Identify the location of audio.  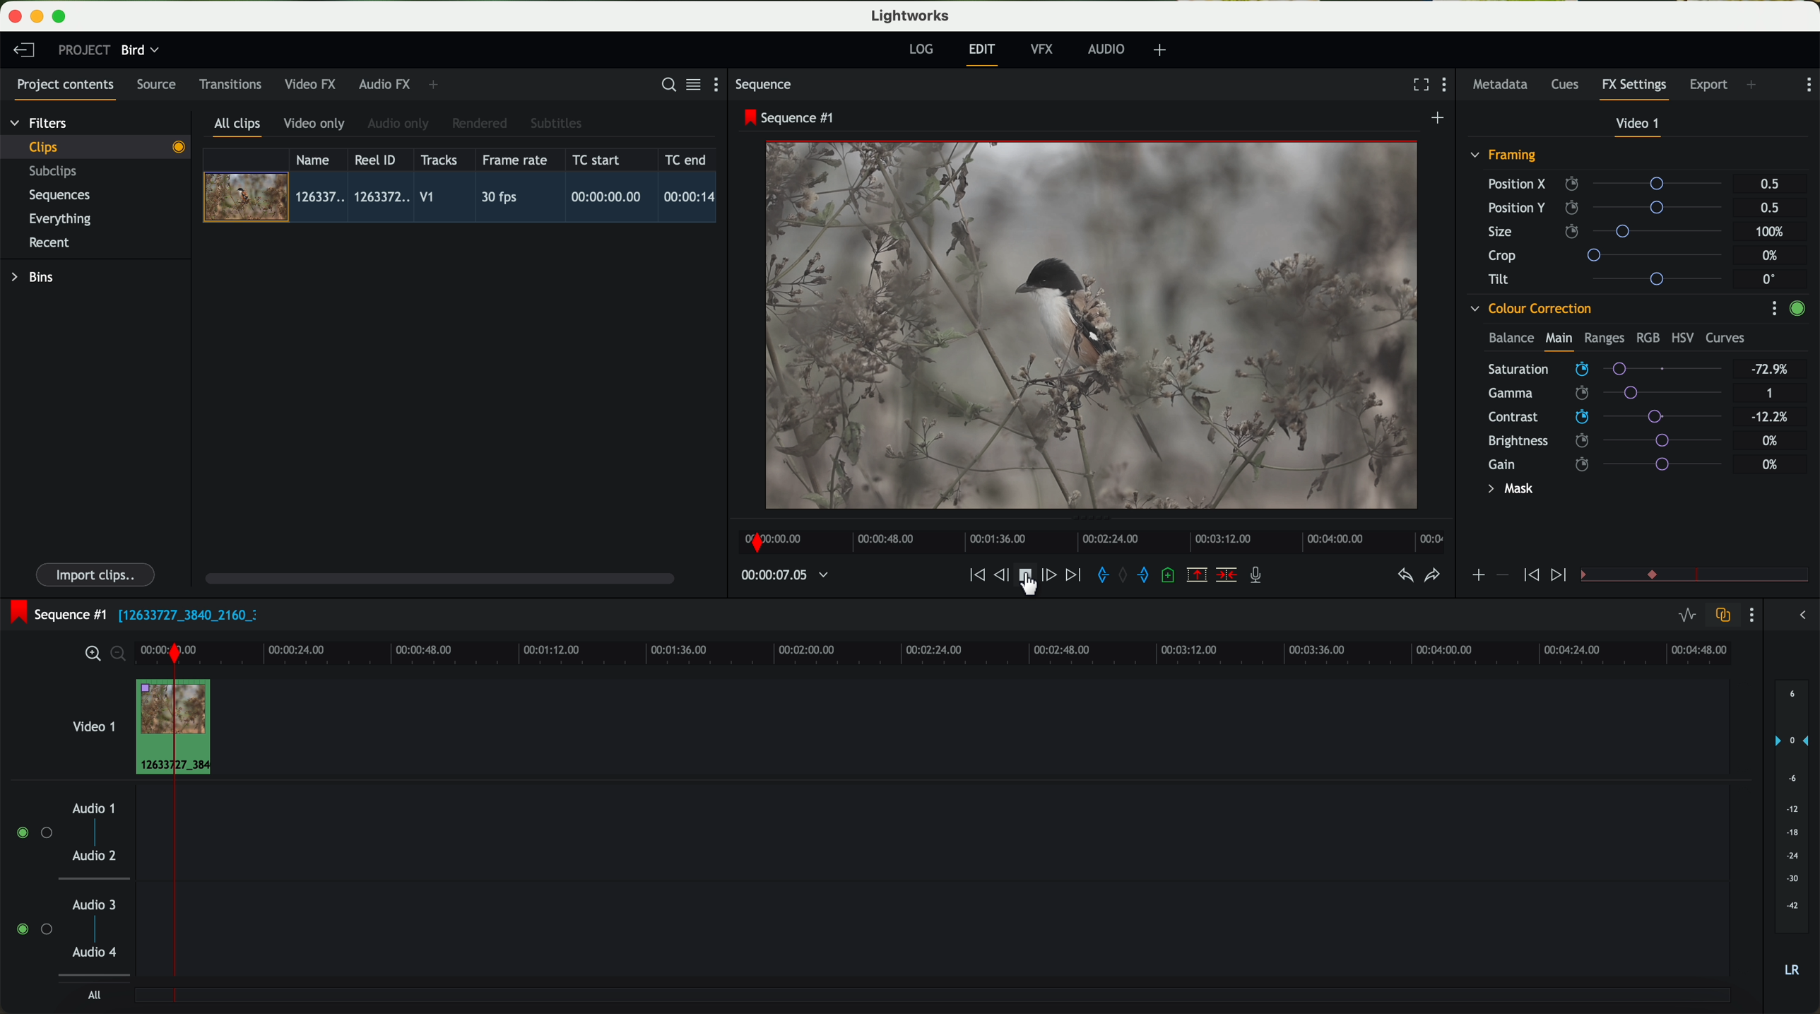
(1106, 49).